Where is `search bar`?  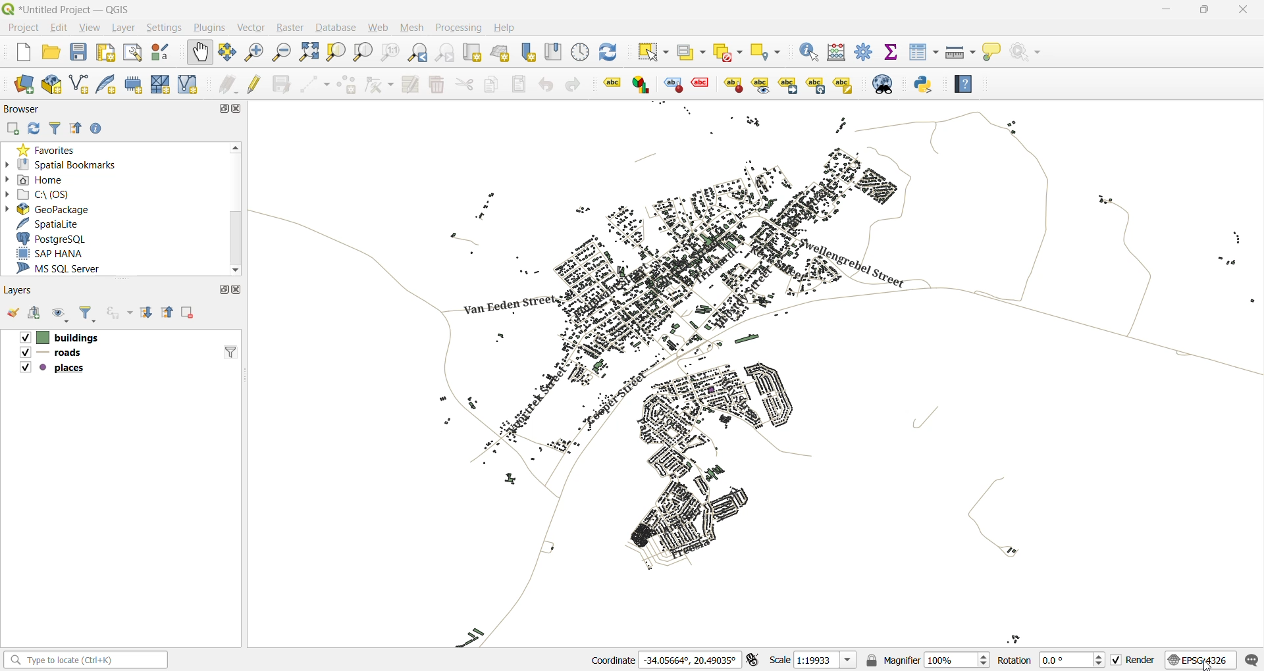
search bar is located at coordinates (88, 660).